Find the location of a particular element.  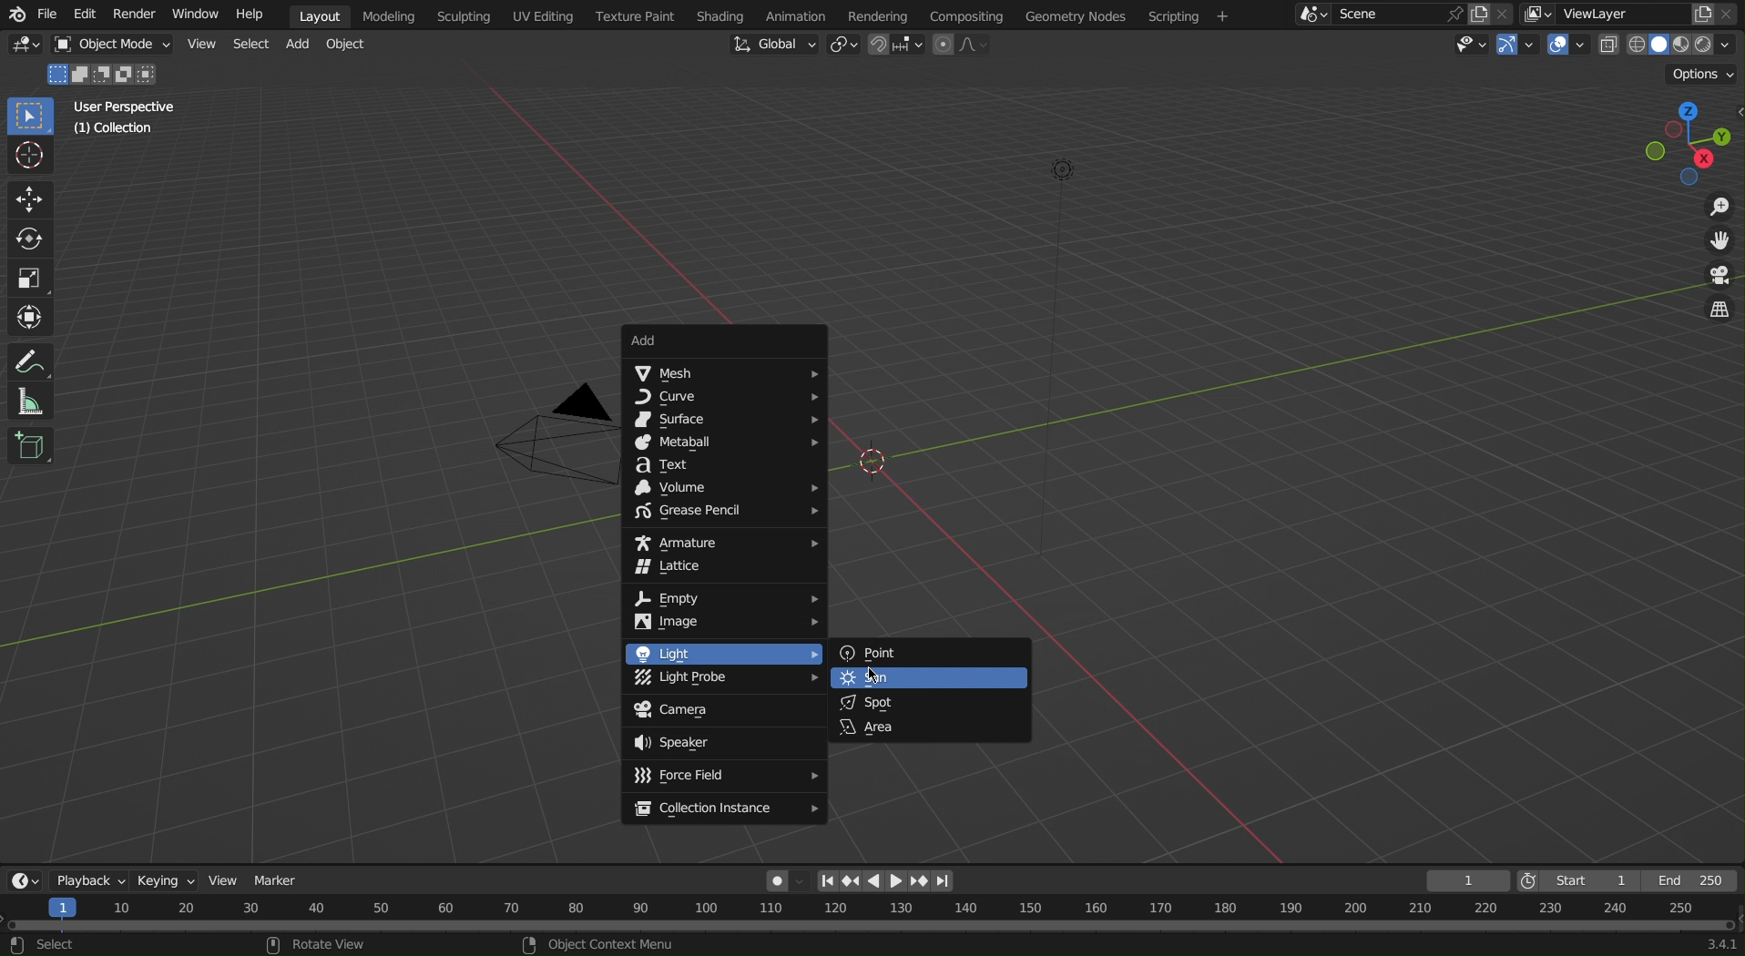

Logo is located at coordinates (15, 15).